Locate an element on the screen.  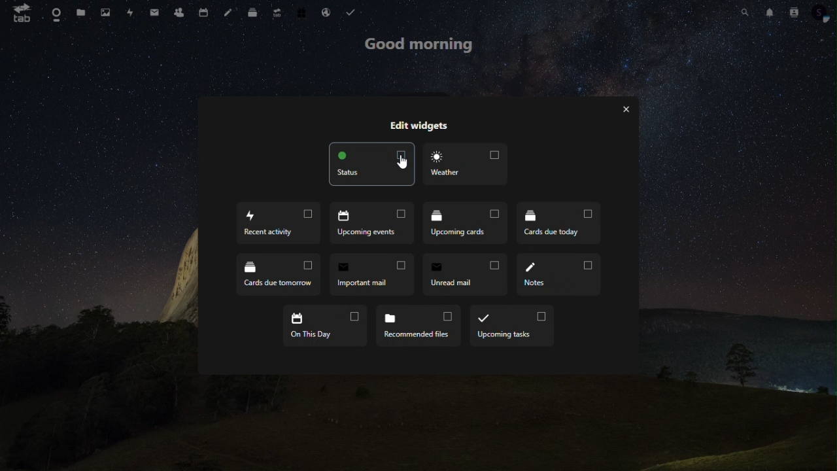
unread mail is located at coordinates (466, 273).